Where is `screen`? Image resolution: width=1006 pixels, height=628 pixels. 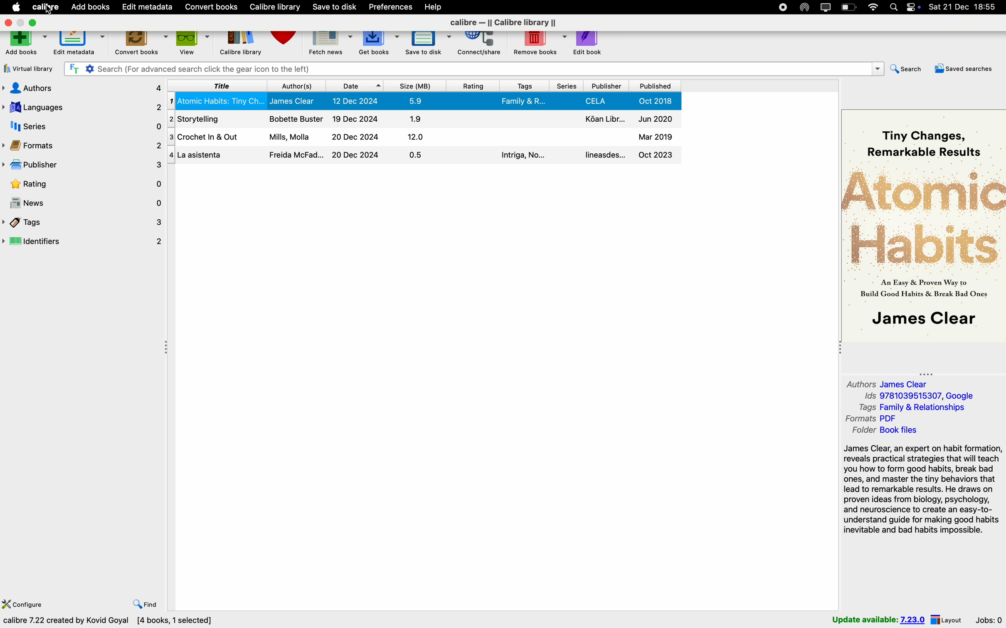
screen is located at coordinates (826, 7).